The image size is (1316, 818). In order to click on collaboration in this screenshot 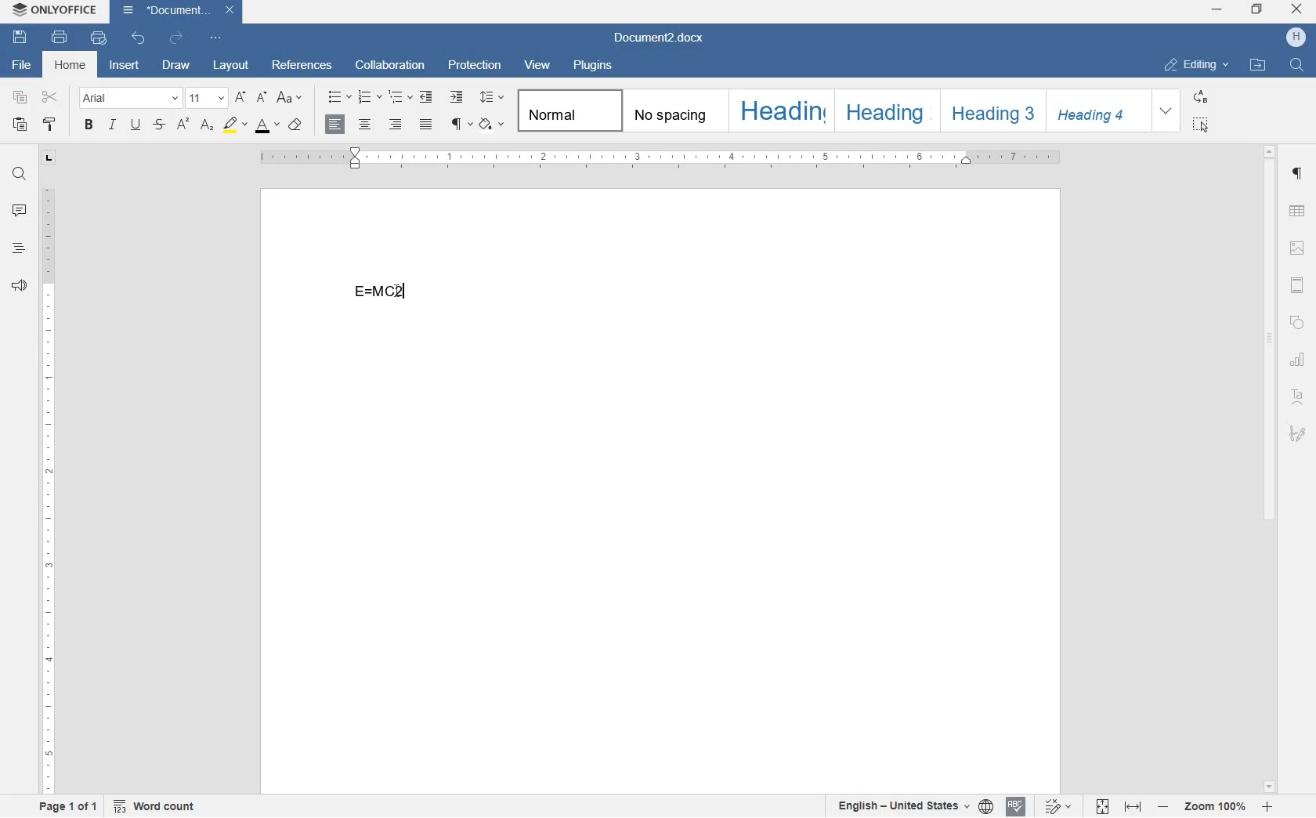, I will do `click(393, 65)`.